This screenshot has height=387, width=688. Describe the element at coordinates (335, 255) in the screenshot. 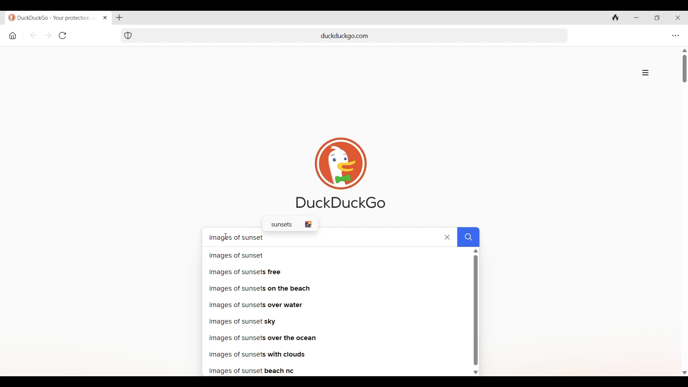

I see `Images of sunset` at that location.